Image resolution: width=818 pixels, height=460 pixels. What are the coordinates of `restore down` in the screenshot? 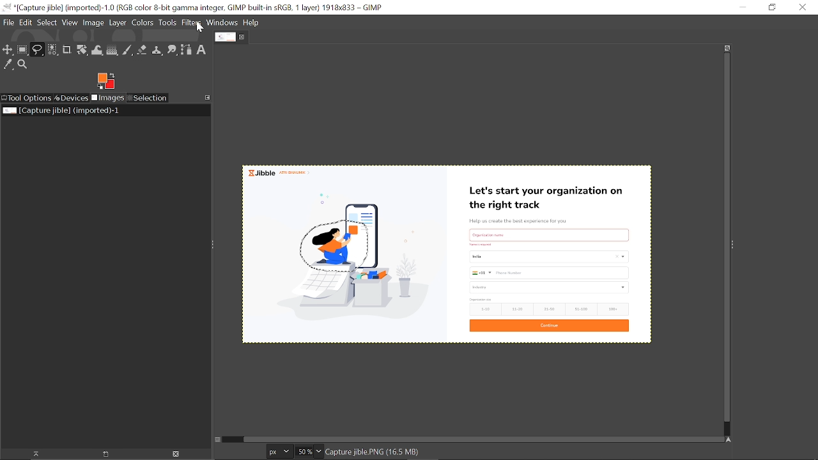 It's located at (771, 7).